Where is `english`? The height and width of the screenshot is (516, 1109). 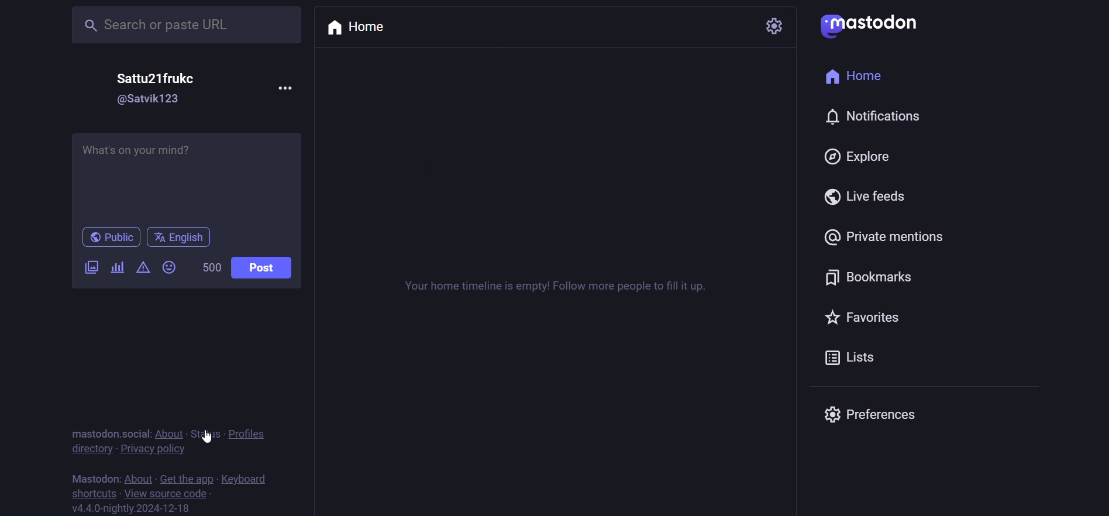 english is located at coordinates (181, 238).